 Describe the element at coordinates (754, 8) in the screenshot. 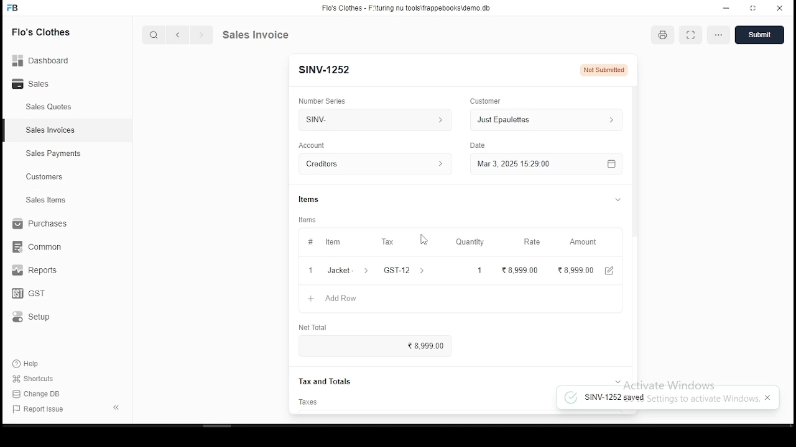

I see `maximize` at that location.